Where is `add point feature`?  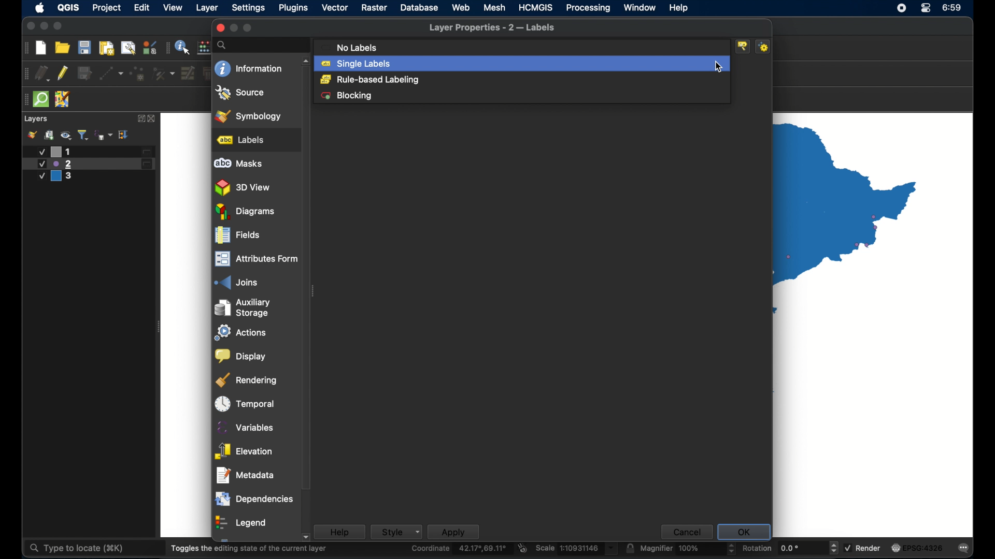
add point feature is located at coordinates (138, 73).